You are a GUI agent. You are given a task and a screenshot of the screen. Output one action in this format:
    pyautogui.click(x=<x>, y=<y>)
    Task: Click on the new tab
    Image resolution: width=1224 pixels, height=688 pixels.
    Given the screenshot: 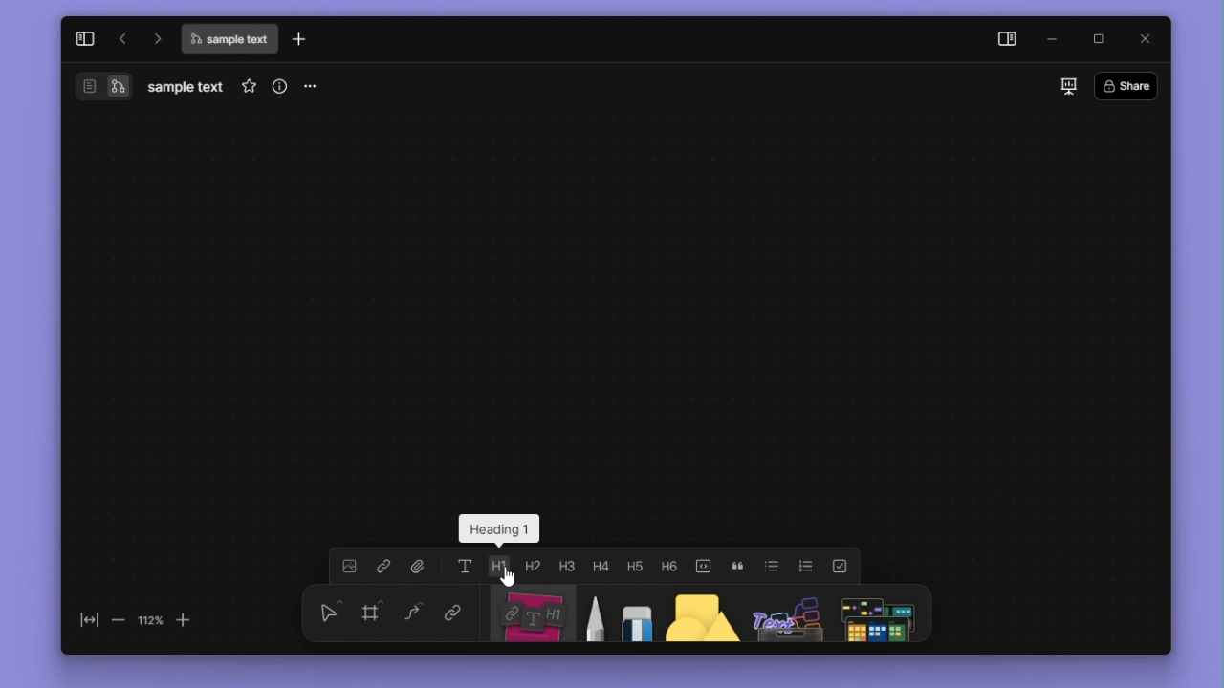 What is the action you would take?
    pyautogui.click(x=299, y=38)
    